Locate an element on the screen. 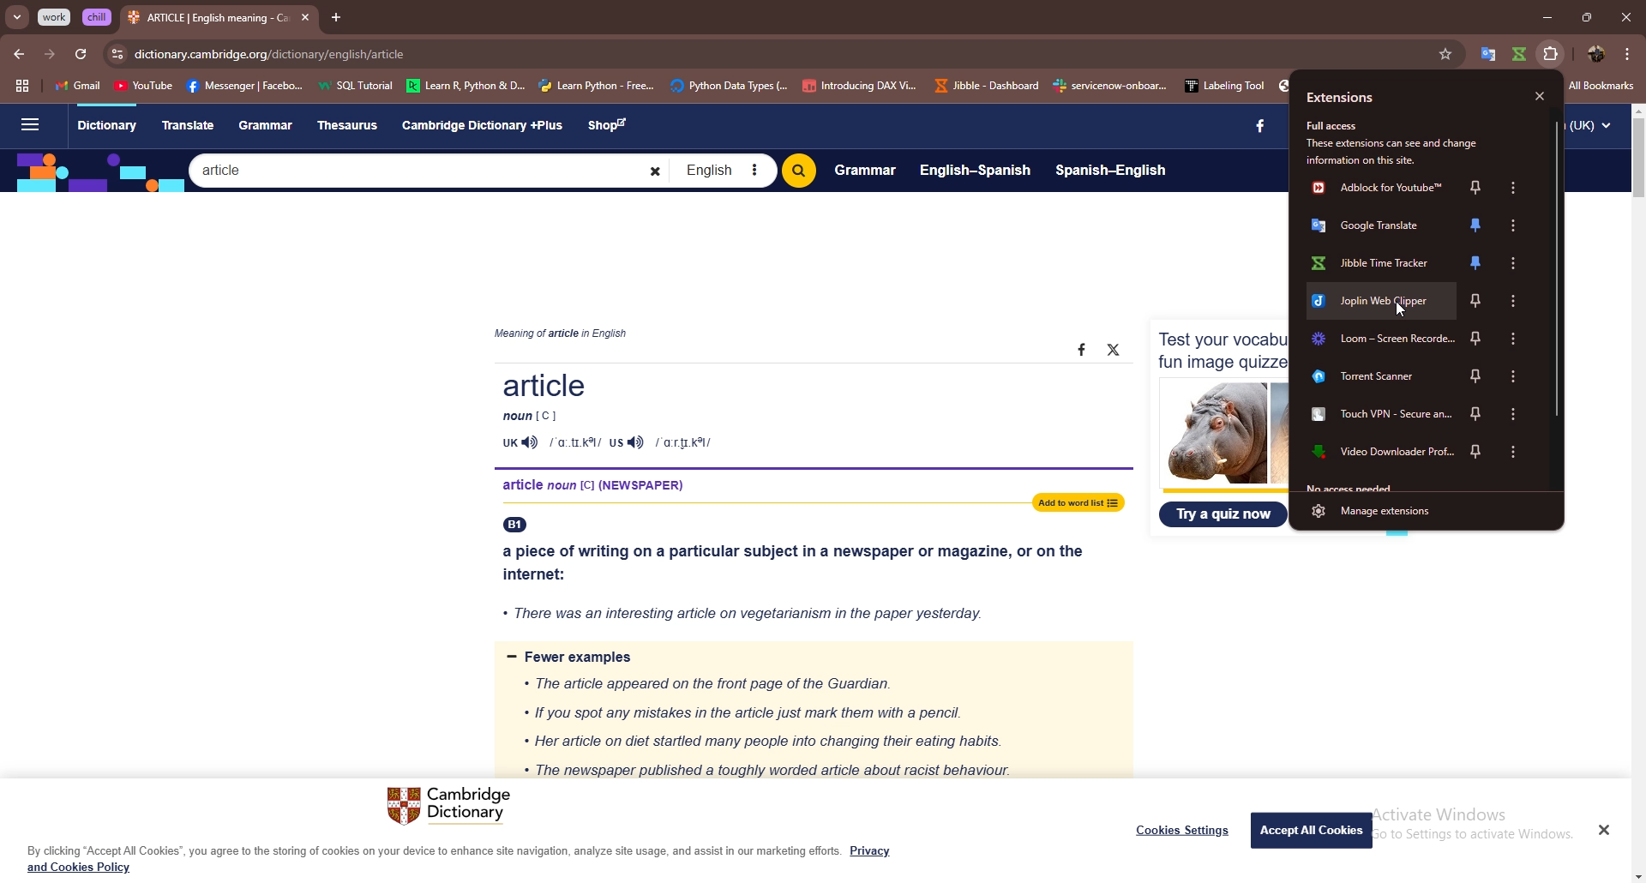 Image resolution: width=1646 pixels, height=883 pixels. view site info is located at coordinates (117, 55).